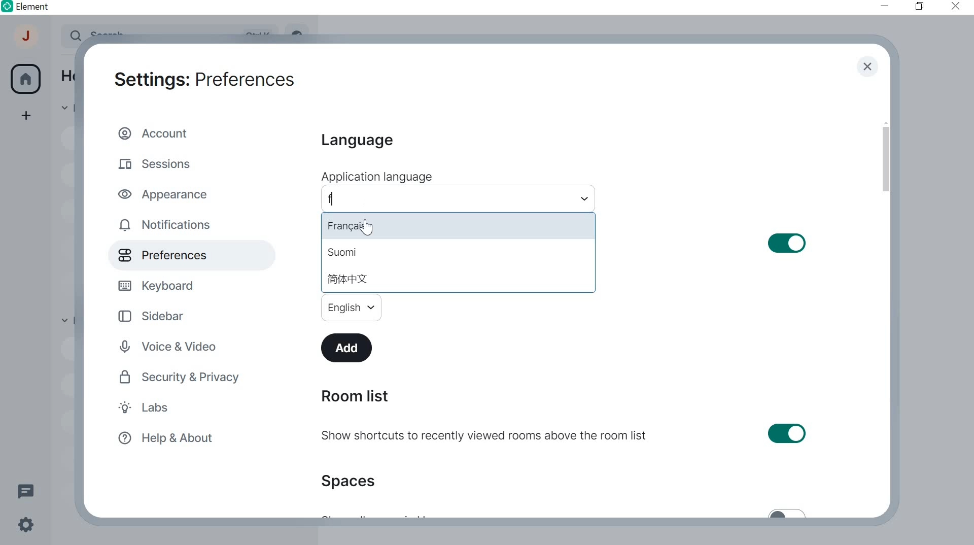 Image resolution: width=974 pixels, height=545 pixels. I want to click on CREATE A SPACE, so click(27, 117).